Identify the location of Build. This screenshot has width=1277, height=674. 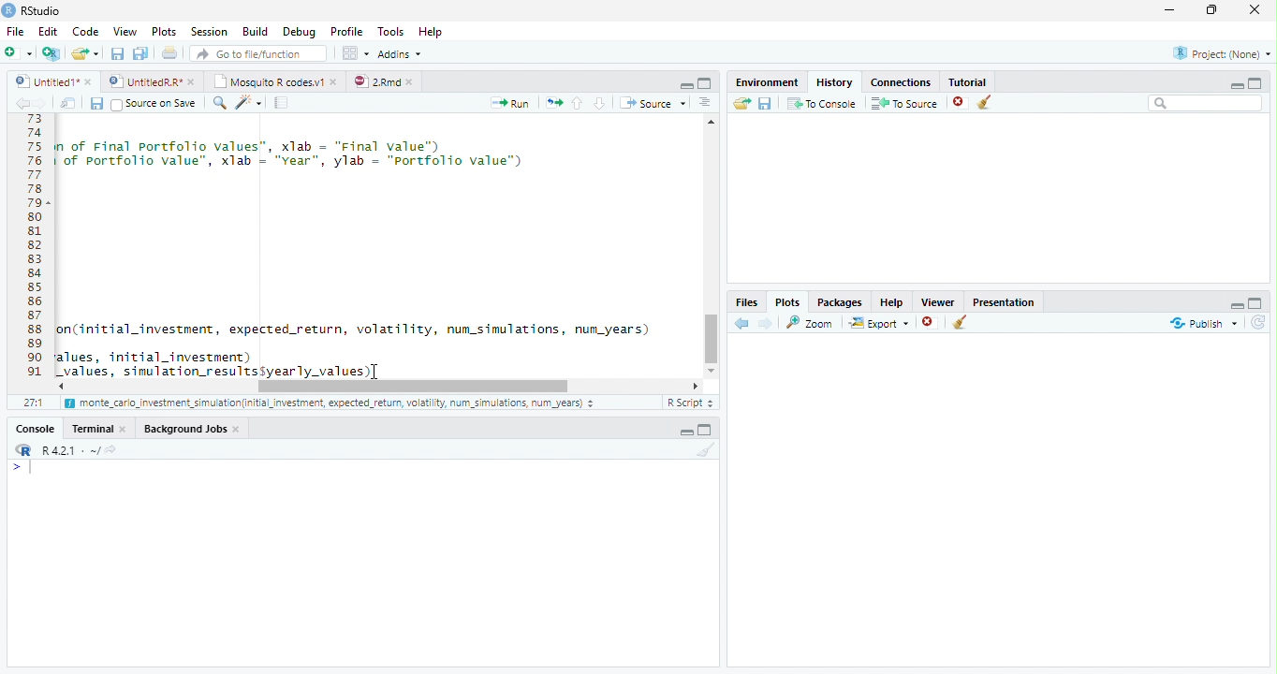
(256, 32).